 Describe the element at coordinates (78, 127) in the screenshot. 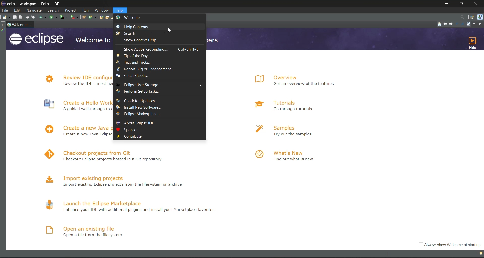

I see `create a new project` at that location.